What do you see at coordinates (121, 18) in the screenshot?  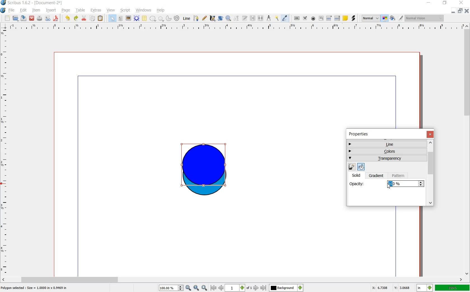 I see `text frame` at bounding box center [121, 18].